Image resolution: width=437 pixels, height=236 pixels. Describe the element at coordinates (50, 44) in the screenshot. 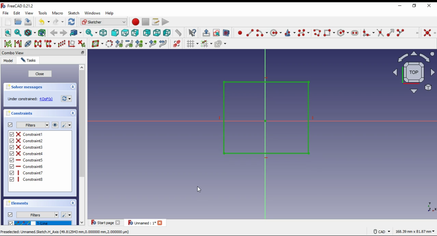

I see `clone` at that location.